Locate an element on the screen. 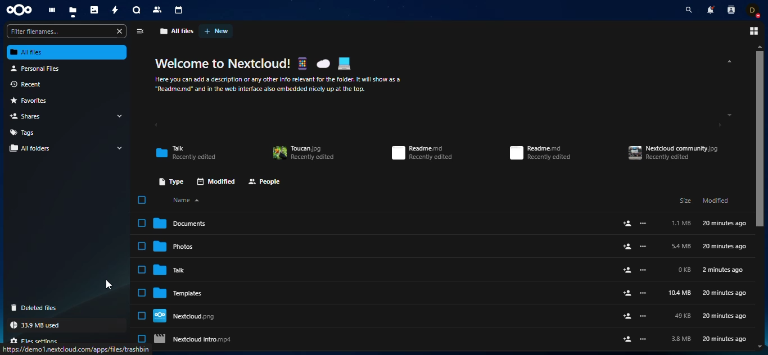 Image resolution: width=768 pixels, height=355 pixels. Nextcloud community.jpg Recently Edited is located at coordinates (674, 152).